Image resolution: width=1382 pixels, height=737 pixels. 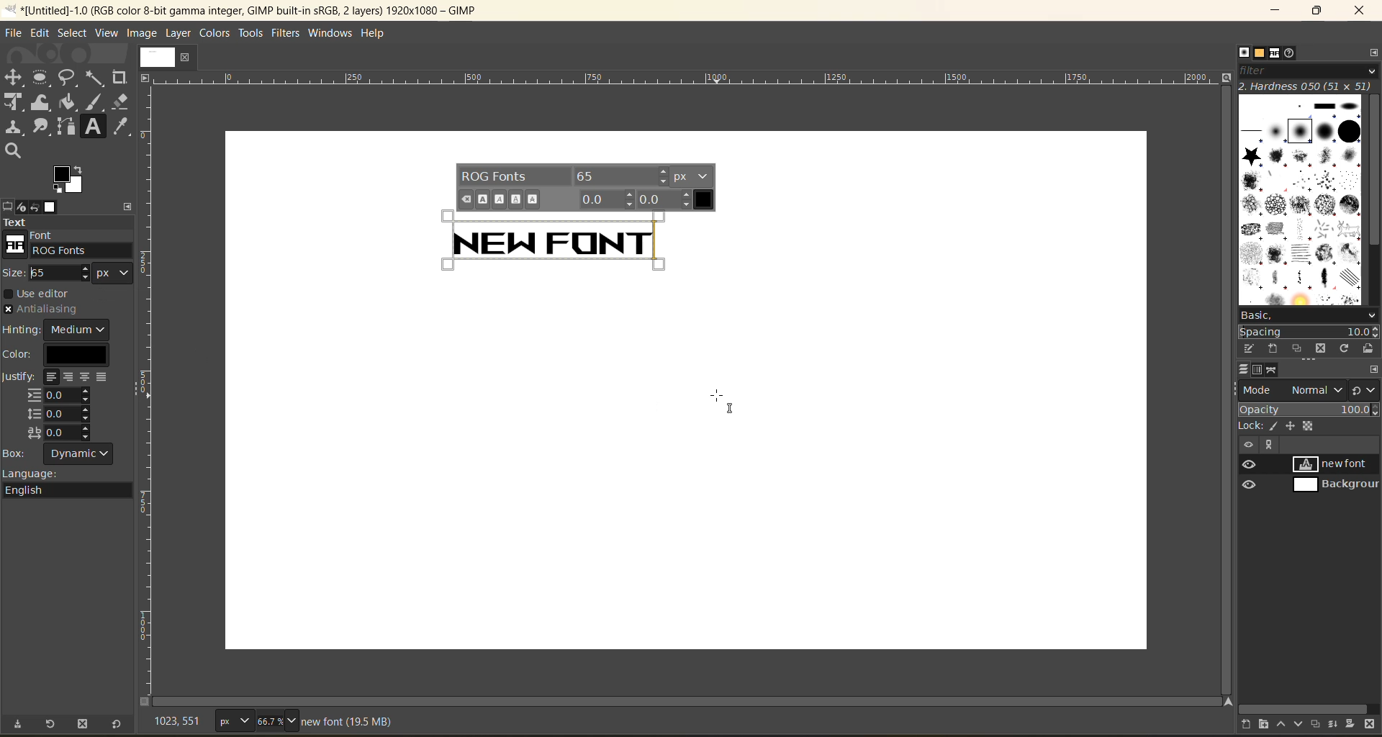 I want to click on current page, so click(x=168, y=56).